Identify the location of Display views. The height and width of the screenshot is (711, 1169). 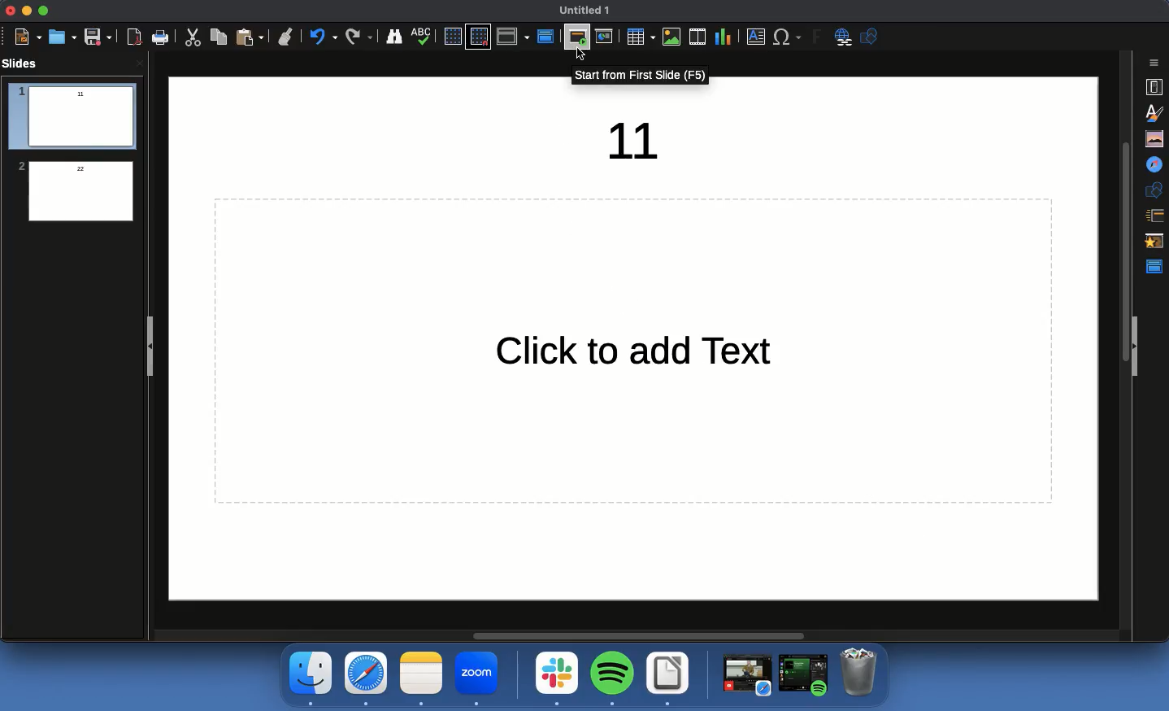
(514, 37).